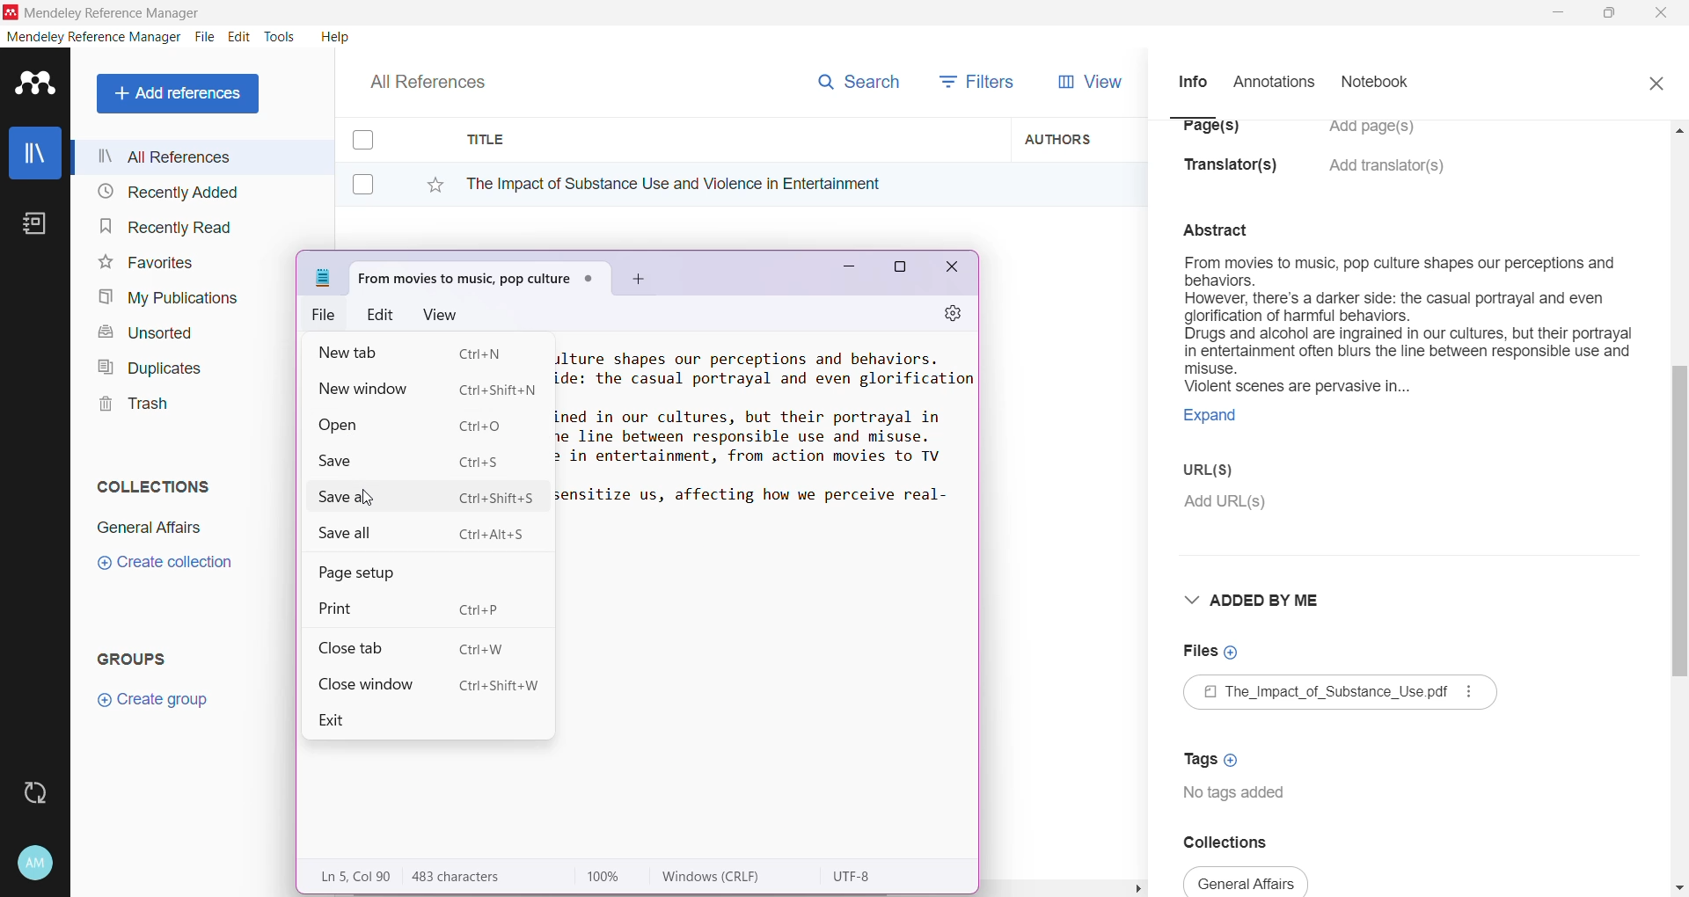 The image size is (1689, 897). I want to click on Close window, so click(428, 683).